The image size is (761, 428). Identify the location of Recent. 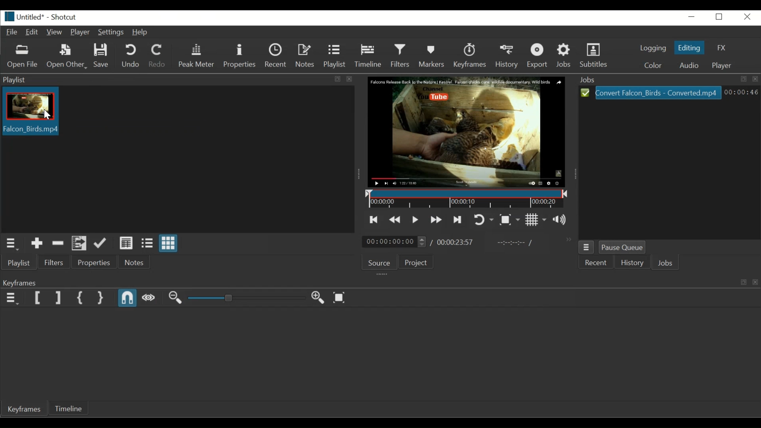
(595, 263).